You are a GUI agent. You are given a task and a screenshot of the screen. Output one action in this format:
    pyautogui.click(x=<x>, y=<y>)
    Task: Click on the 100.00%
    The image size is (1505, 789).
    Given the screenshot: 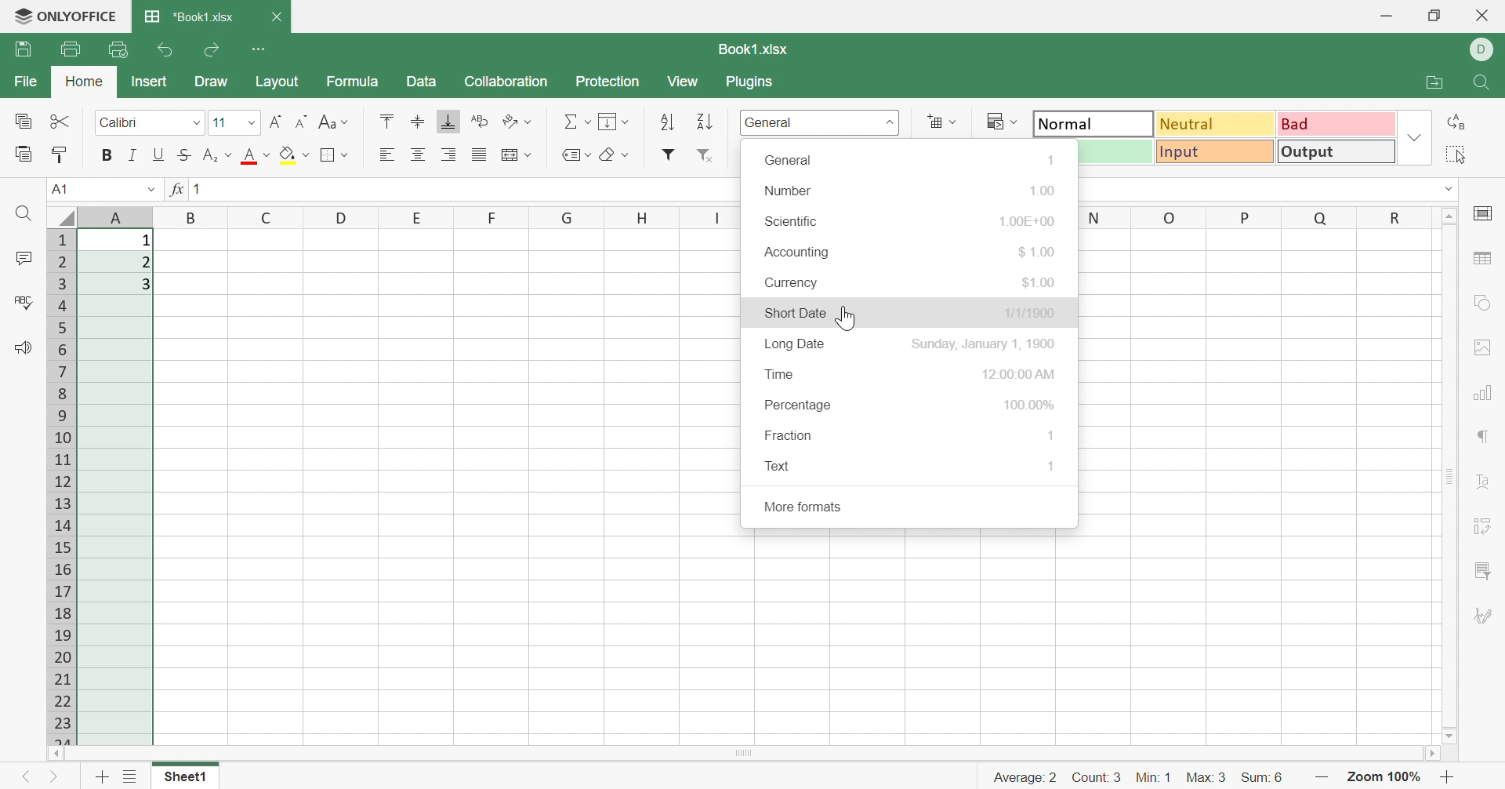 What is the action you would take?
    pyautogui.click(x=1030, y=405)
    